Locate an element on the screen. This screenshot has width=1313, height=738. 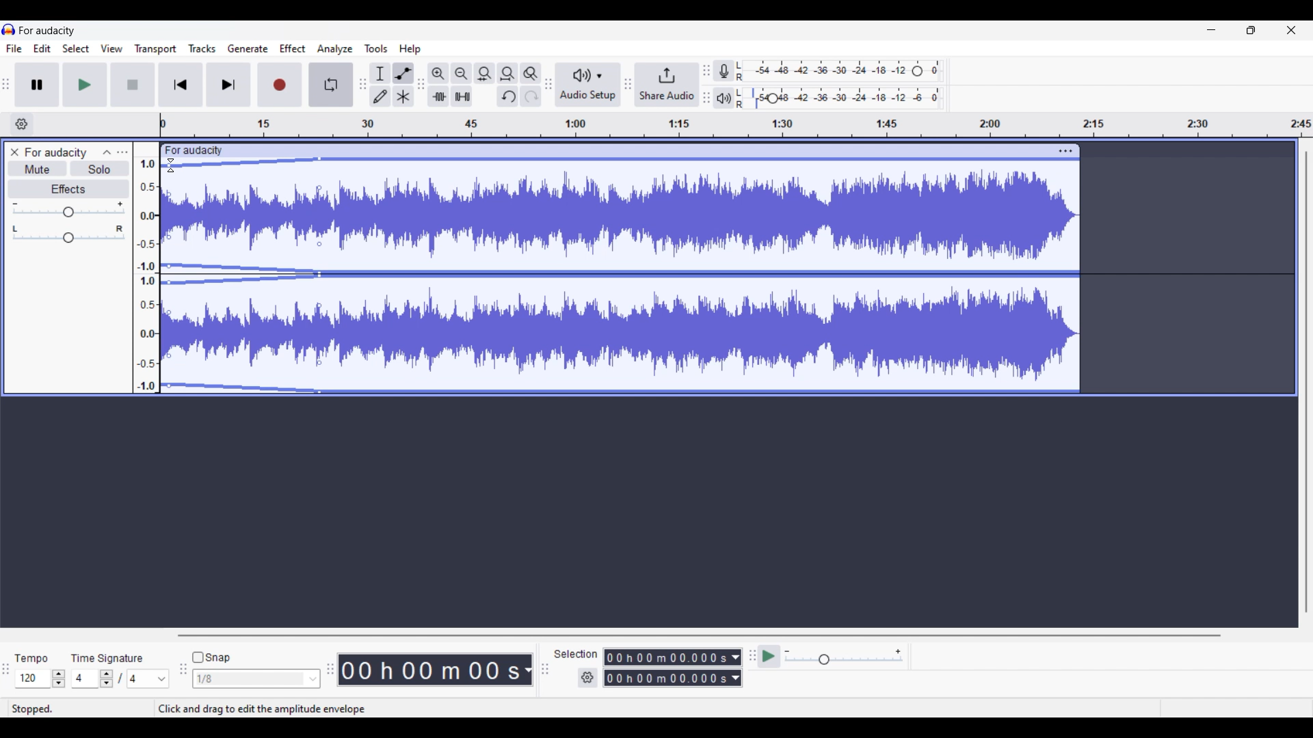
Duration measurement is located at coordinates (737, 668).